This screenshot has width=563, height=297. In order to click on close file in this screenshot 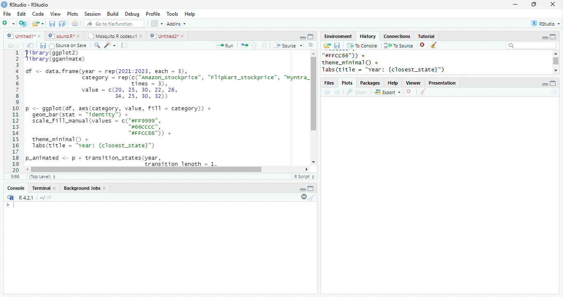, I will do `click(423, 45)`.